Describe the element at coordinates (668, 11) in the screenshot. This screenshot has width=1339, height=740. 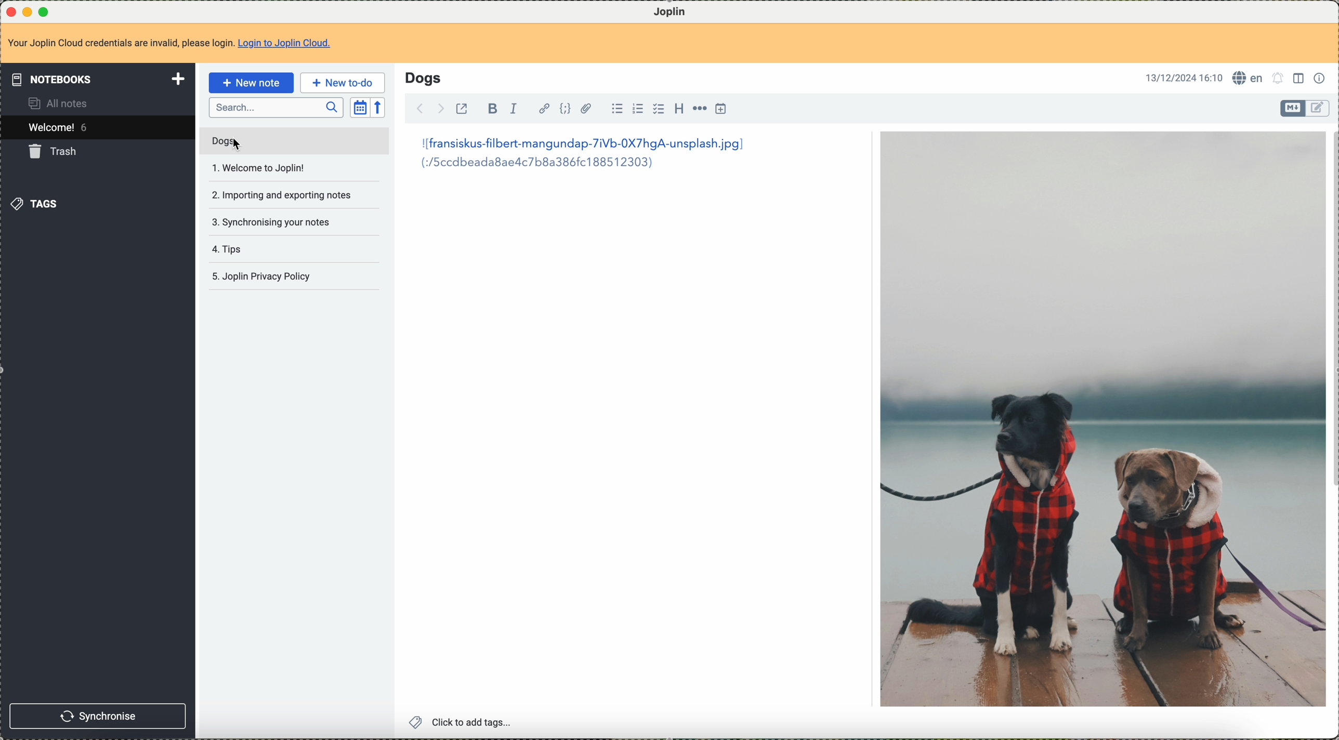
I see `Joplin` at that location.